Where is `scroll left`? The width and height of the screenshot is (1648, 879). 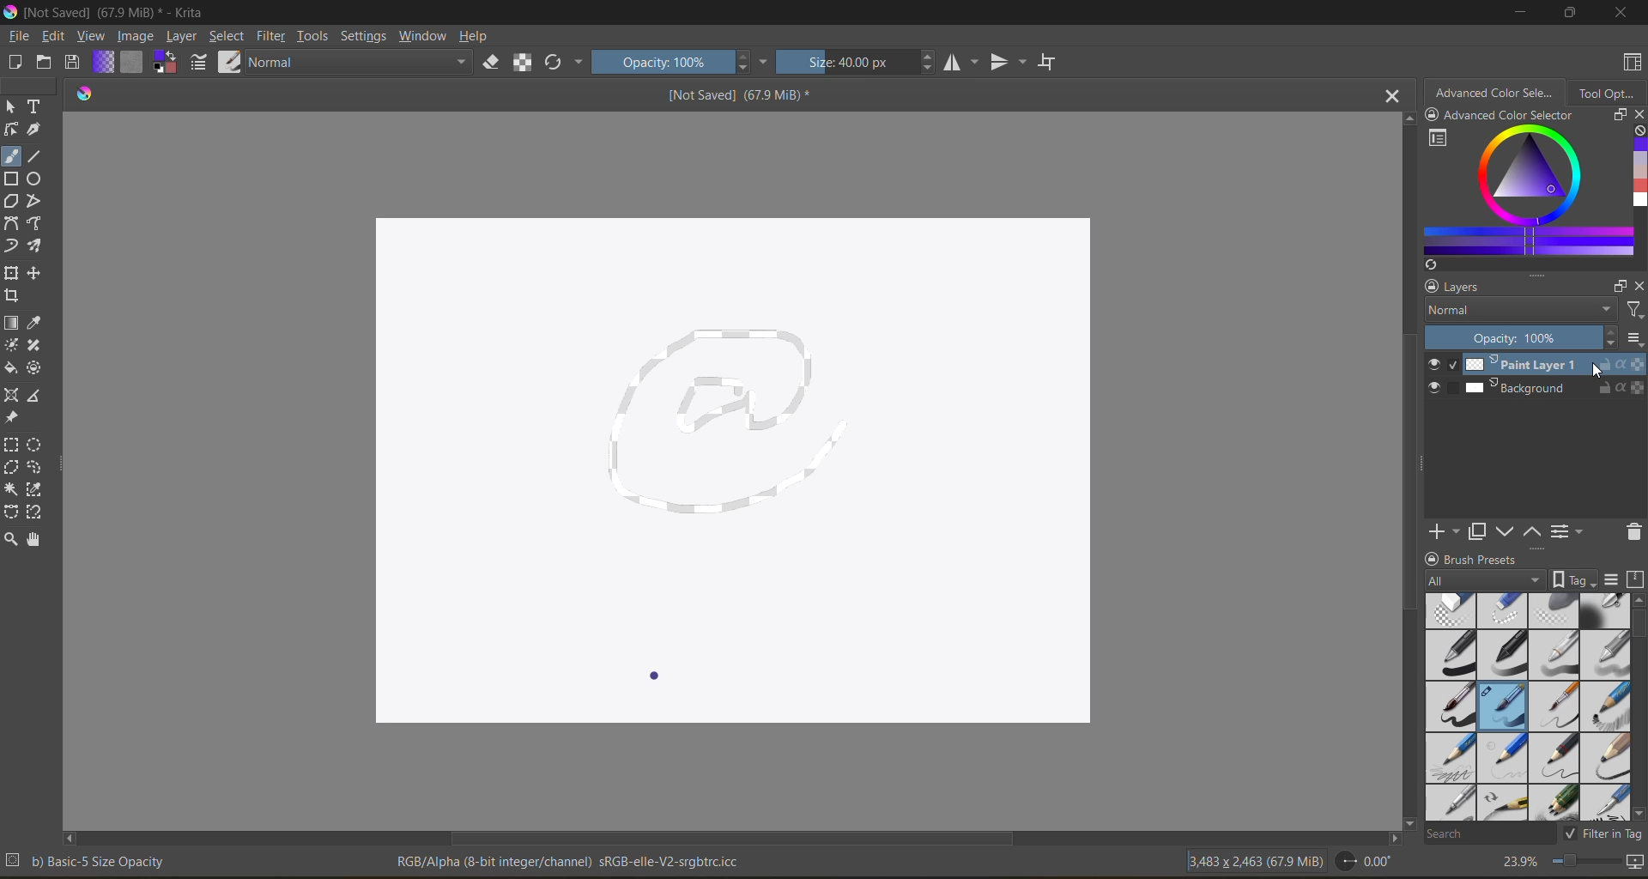
scroll left is located at coordinates (1394, 840).